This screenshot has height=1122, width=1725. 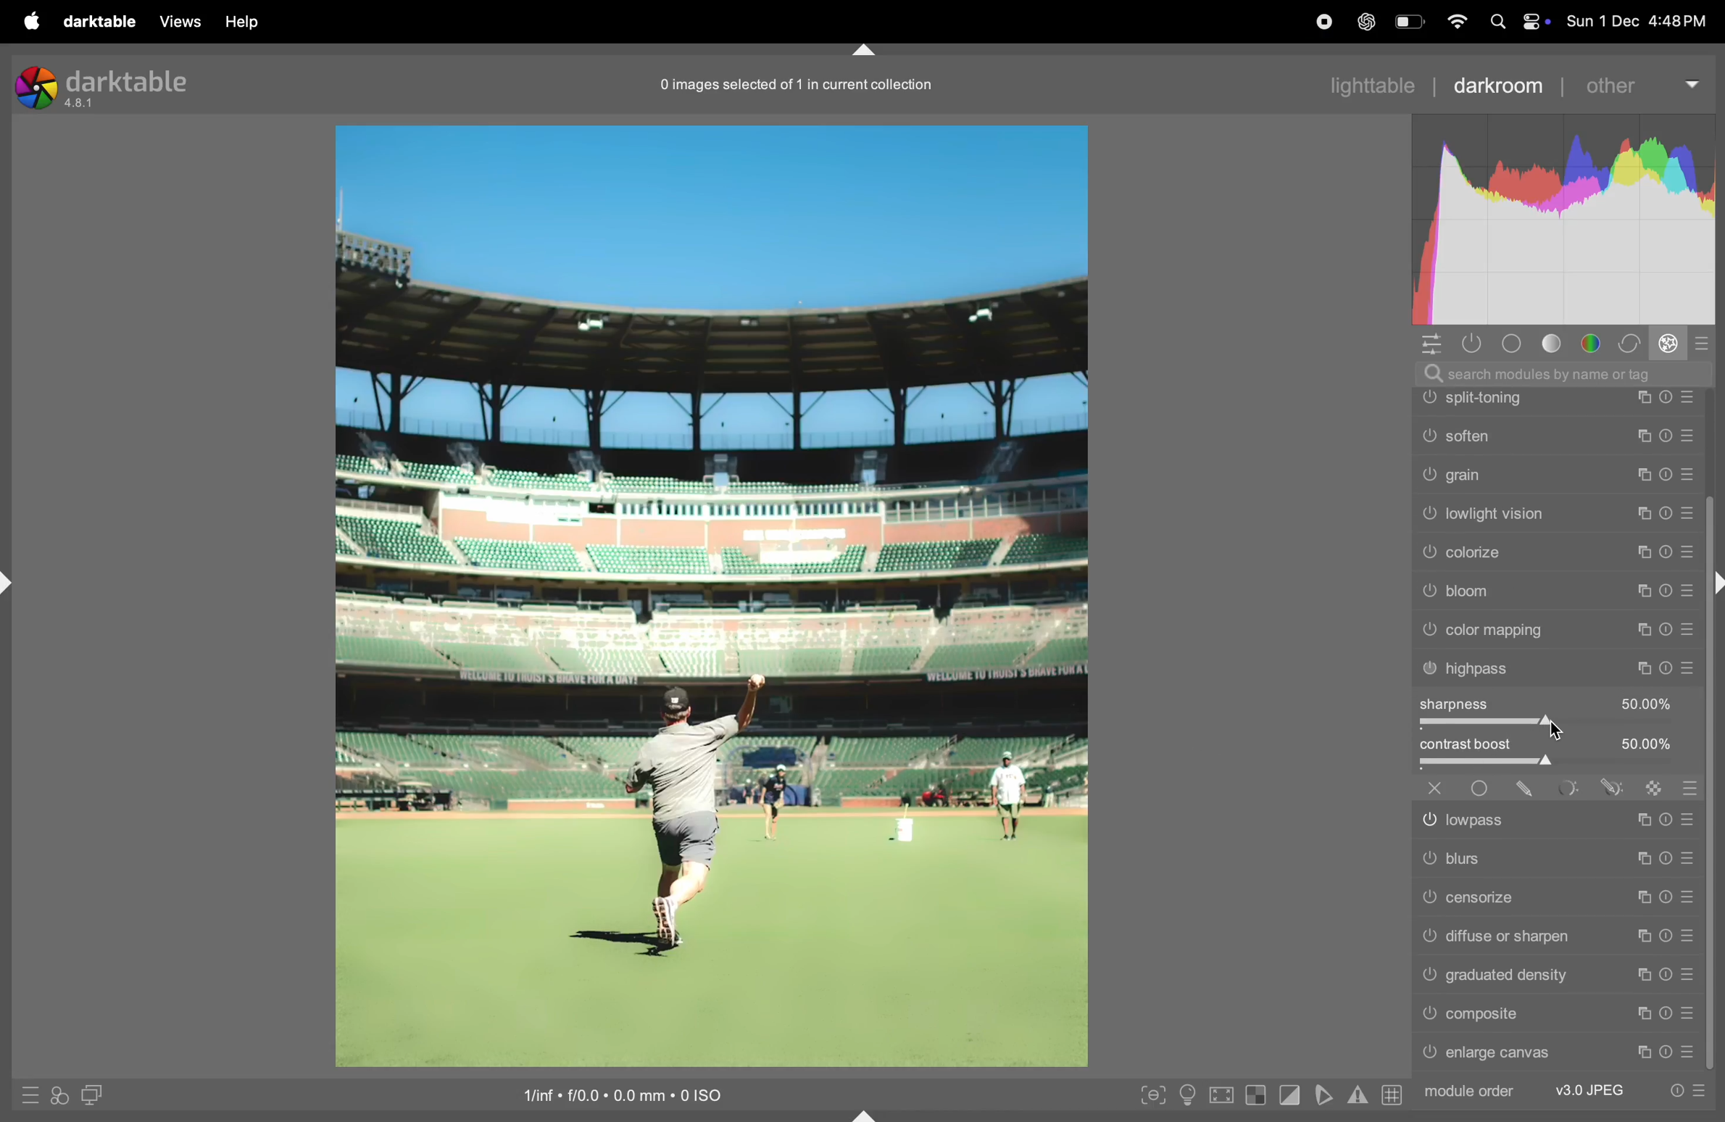 What do you see at coordinates (800, 83) in the screenshot?
I see `0 record` at bounding box center [800, 83].